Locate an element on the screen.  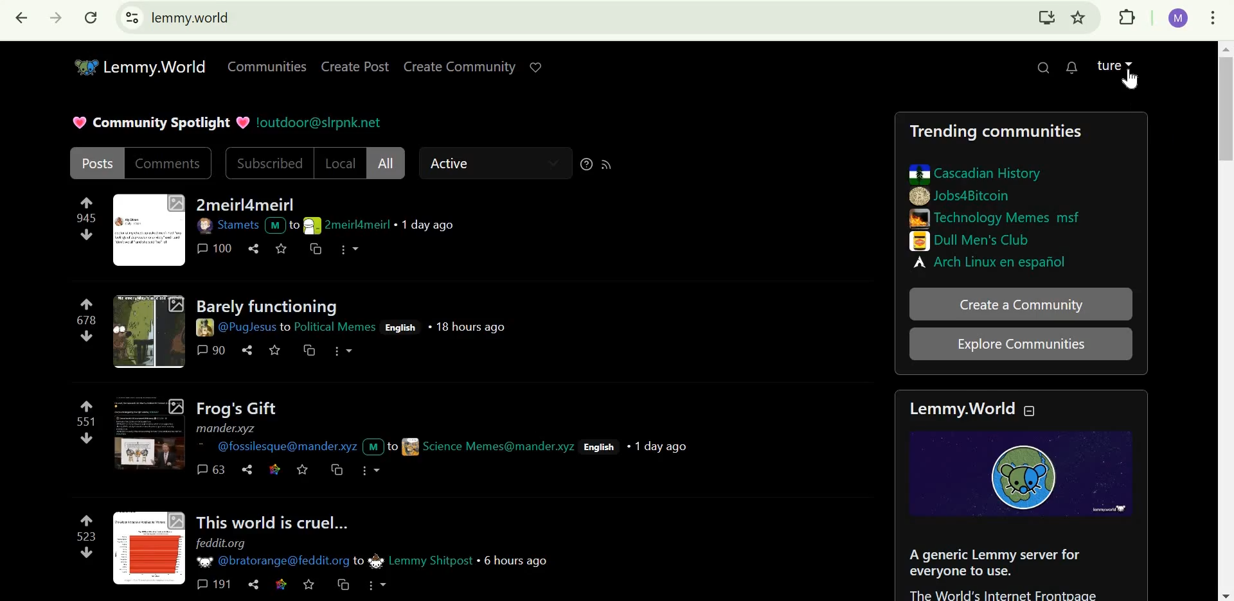
user ID is located at coordinates (296, 446).